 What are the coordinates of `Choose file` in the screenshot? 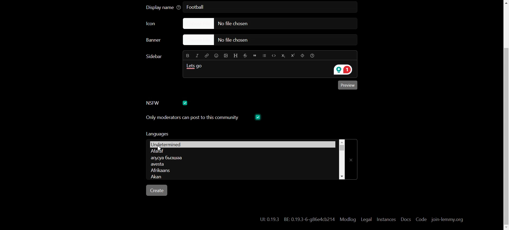 It's located at (264, 23).